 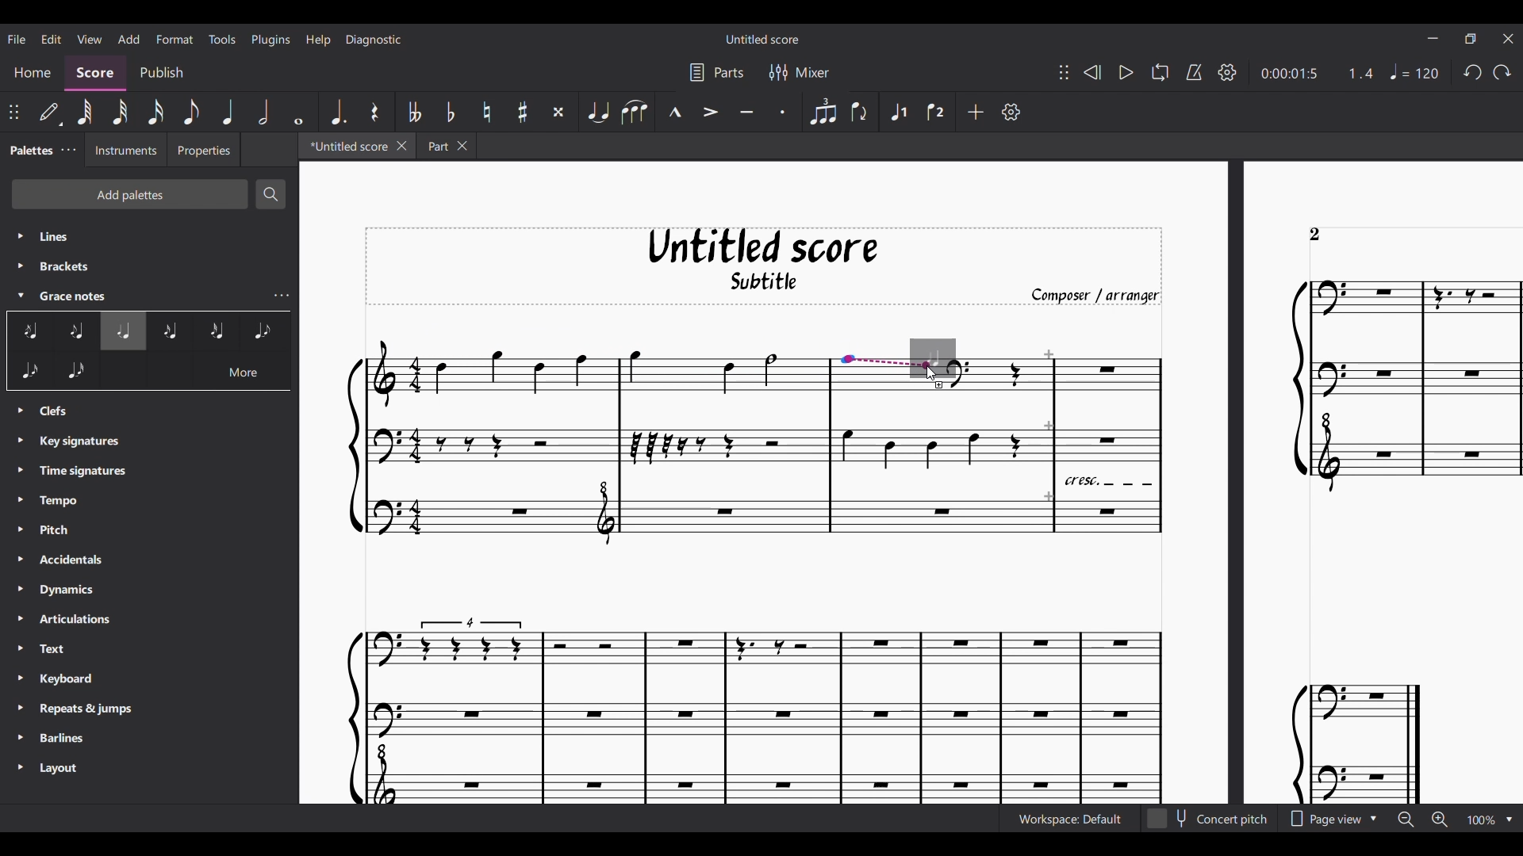 What do you see at coordinates (150, 375) in the screenshot?
I see `Grace note options` at bounding box center [150, 375].